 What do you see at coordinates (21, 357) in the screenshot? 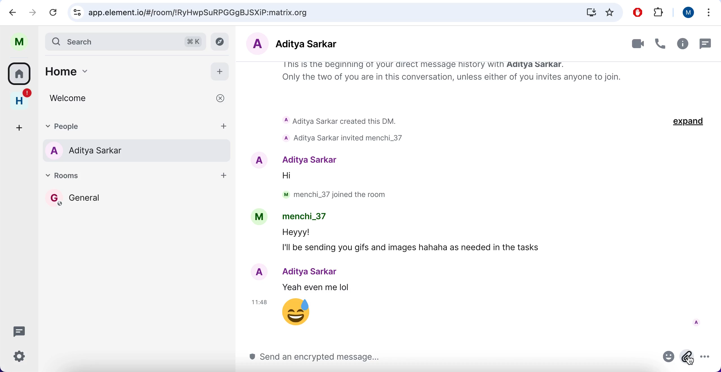
I see `configuration` at bounding box center [21, 357].